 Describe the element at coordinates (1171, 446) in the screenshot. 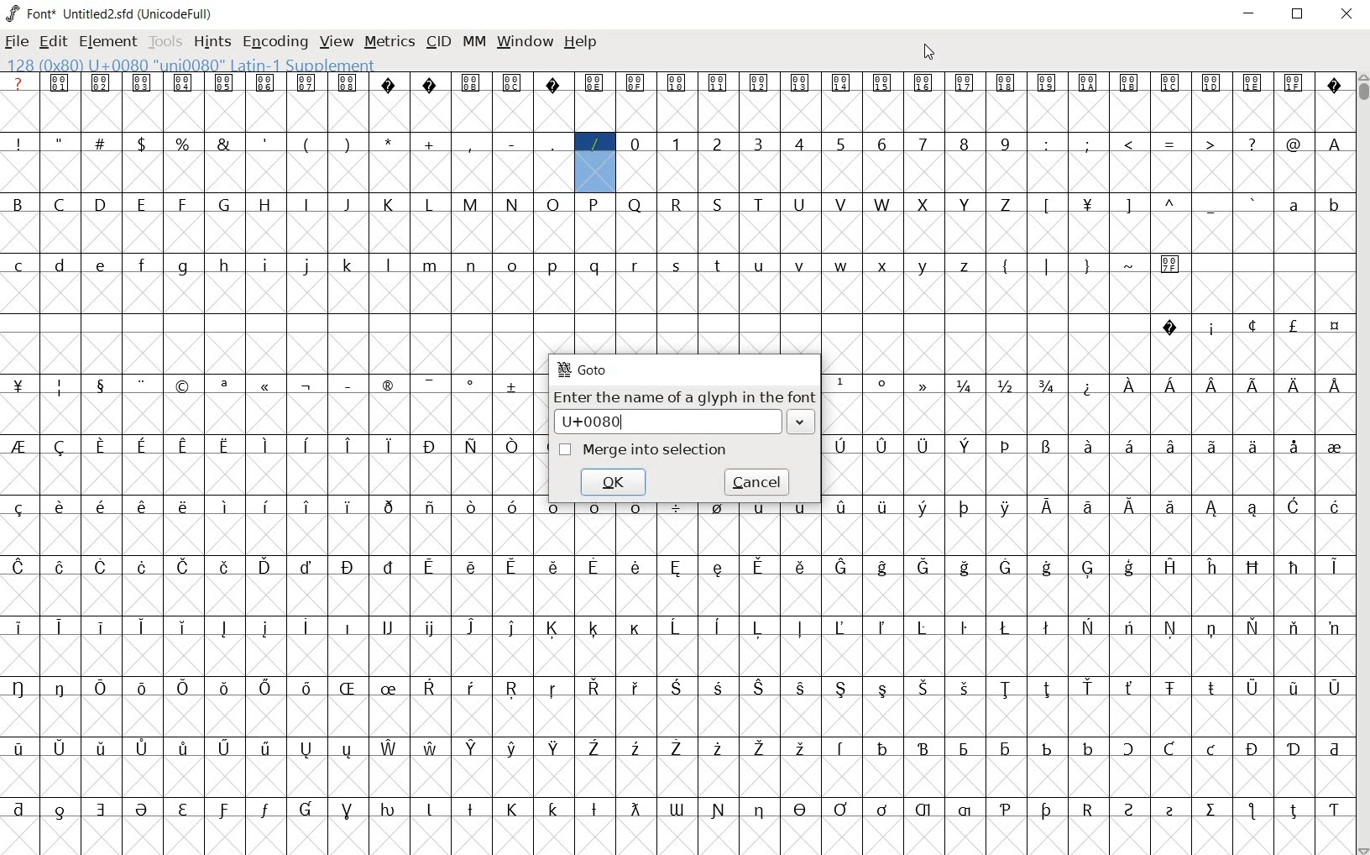

I see `glyph` at that location.